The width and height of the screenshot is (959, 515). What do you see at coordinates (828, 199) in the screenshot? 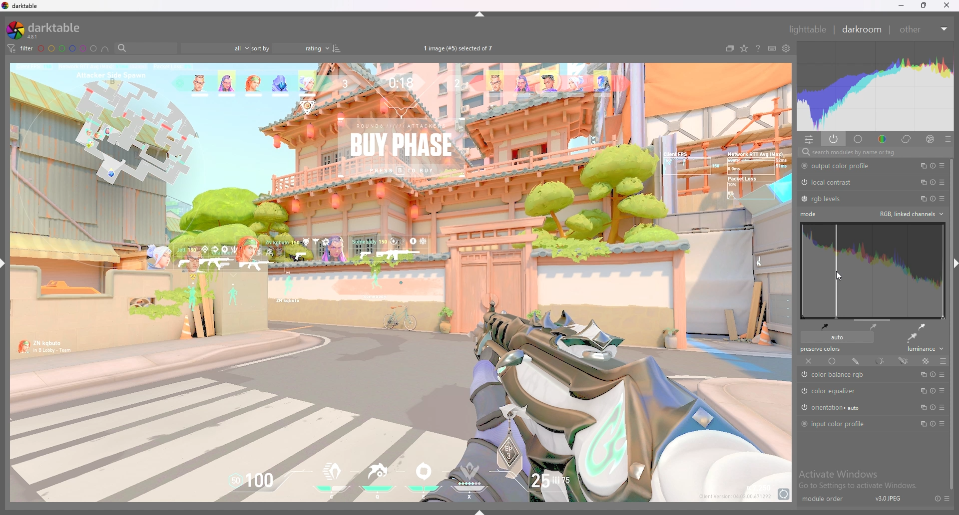
I see `rgb levels` at bounding box center [828, 199].